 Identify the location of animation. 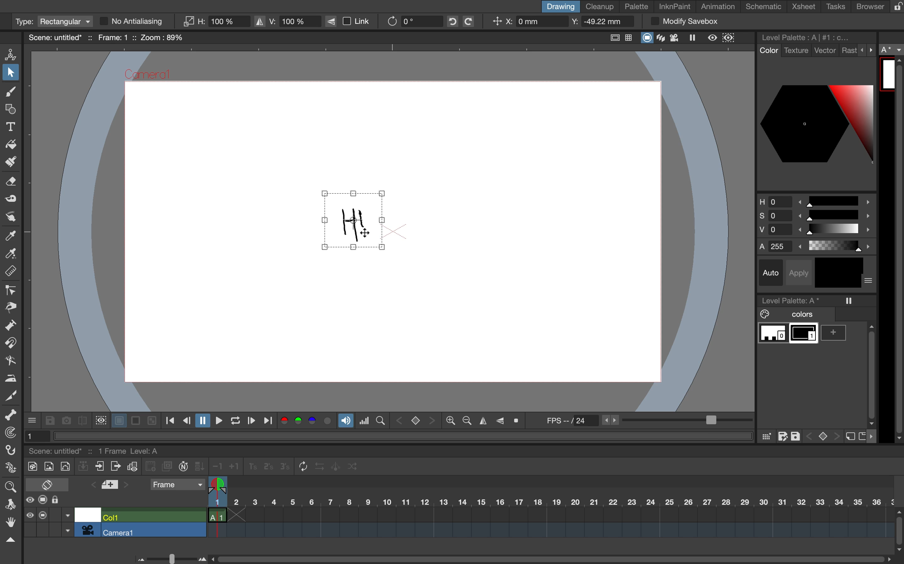
(721, 7).